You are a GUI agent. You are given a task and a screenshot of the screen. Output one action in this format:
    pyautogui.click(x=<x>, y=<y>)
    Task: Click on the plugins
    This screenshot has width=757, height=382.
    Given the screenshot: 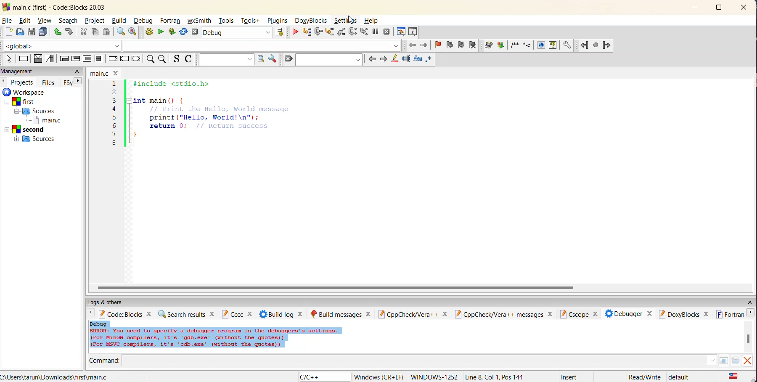 What is the action you would take?
    pyautogui.click(x=279, y=21)
    